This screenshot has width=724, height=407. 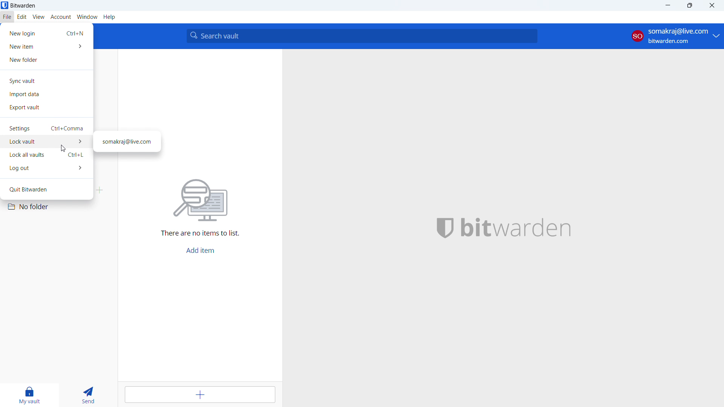 I want to click on edit, so click(x=22, y=17).